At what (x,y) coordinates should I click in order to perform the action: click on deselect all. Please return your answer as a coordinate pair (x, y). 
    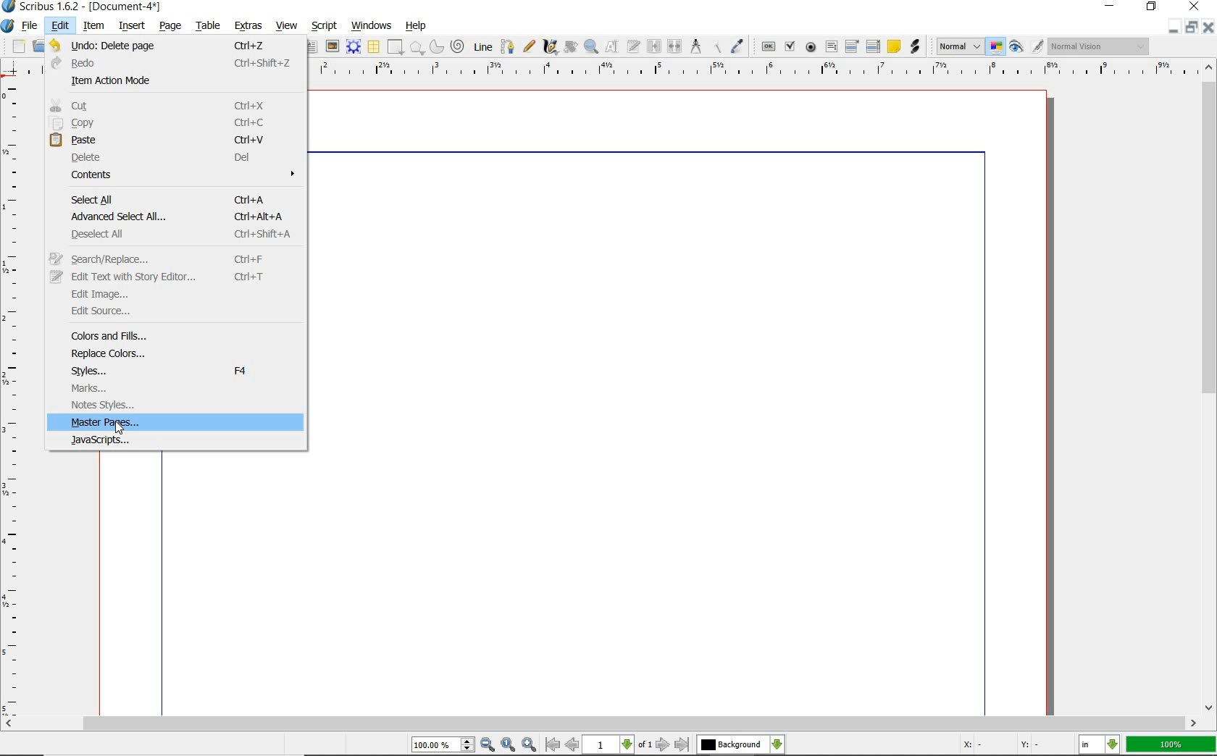
    Looking at the image, I should click on (175, 232).